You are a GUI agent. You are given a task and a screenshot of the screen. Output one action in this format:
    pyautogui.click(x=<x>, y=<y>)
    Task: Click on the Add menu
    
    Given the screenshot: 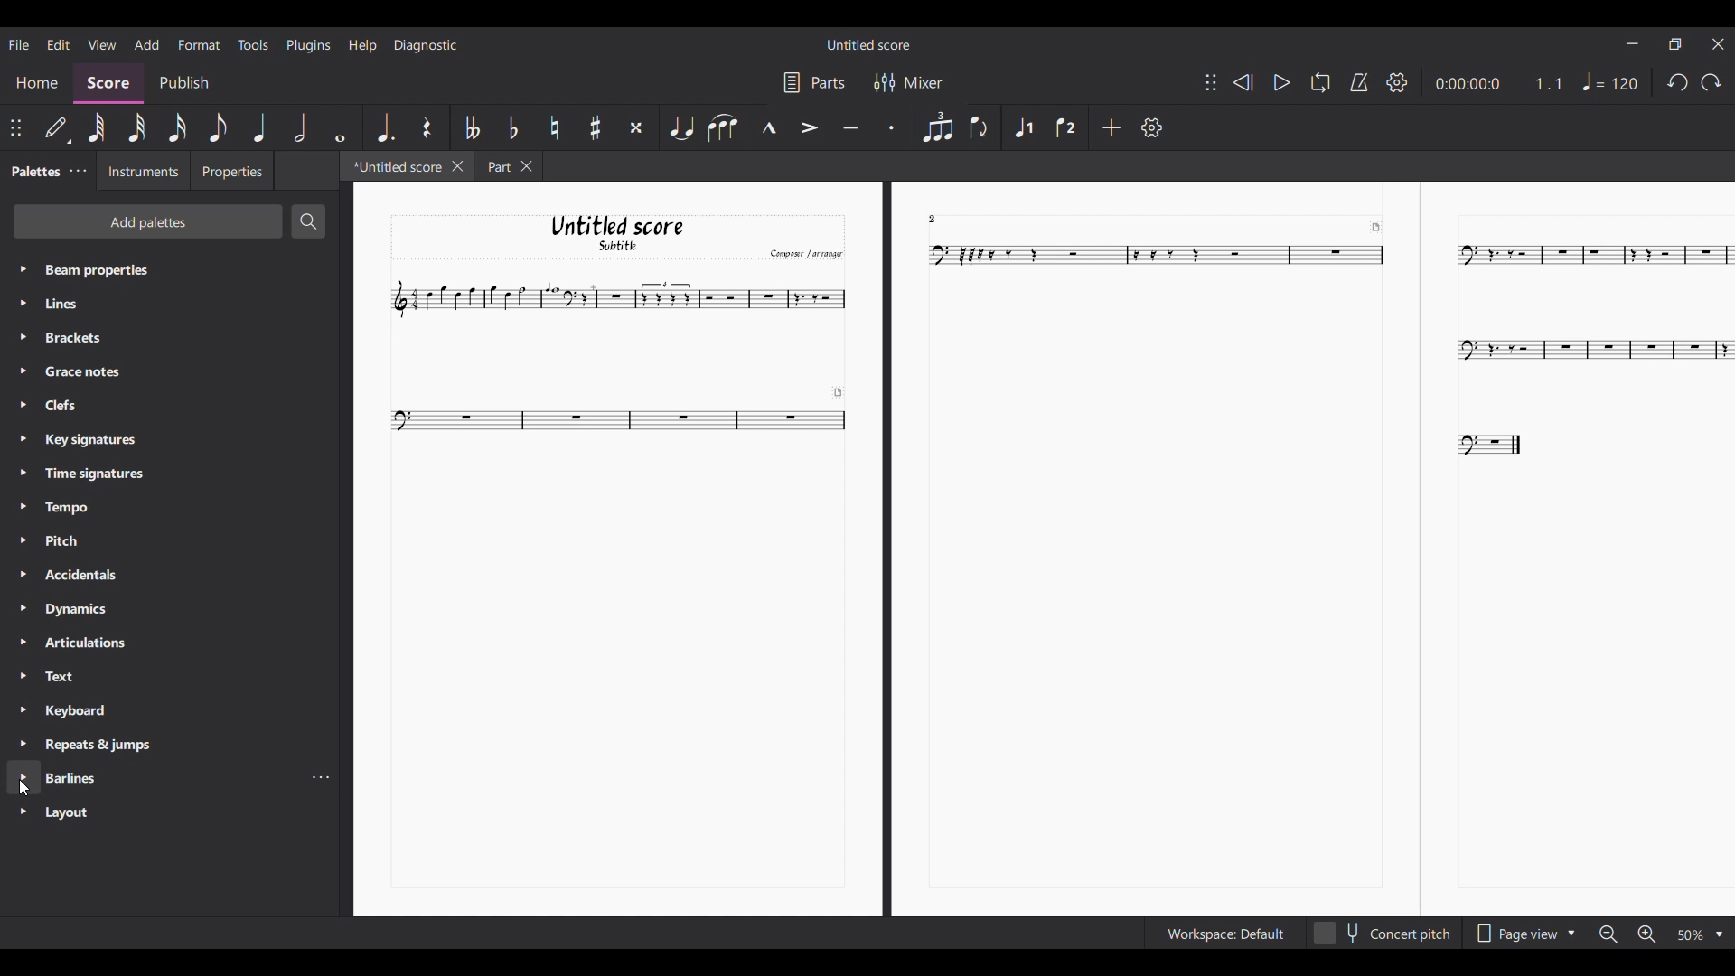 What is the action you would take?
    pyautogui.click(x=146, y=44)
    